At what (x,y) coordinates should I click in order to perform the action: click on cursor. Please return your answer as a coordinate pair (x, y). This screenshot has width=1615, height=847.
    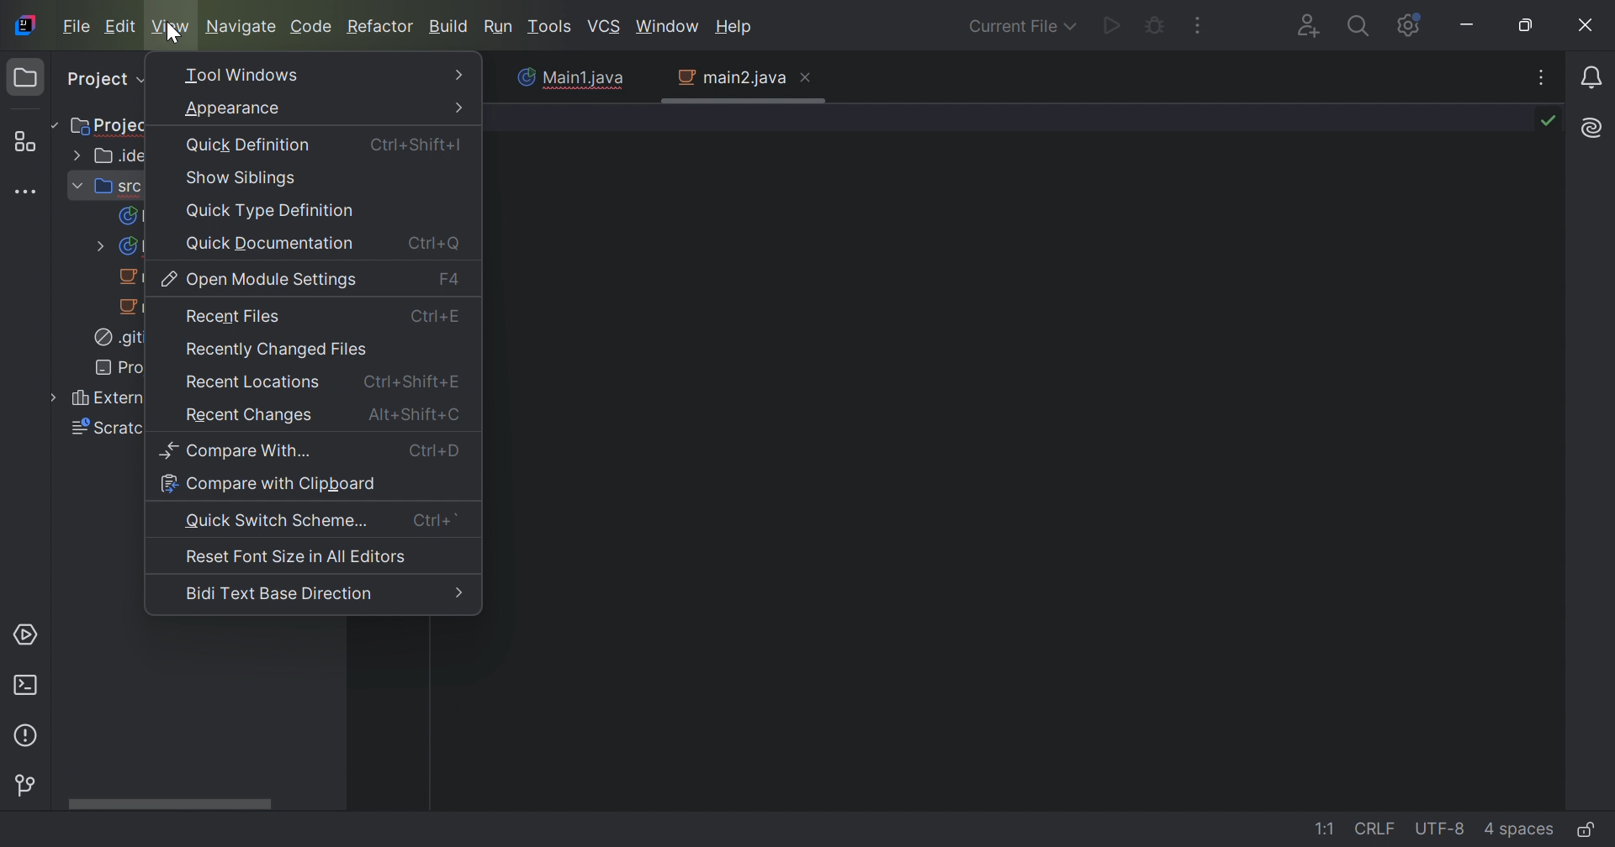
    Looking at the image, I should click on (172, 34).